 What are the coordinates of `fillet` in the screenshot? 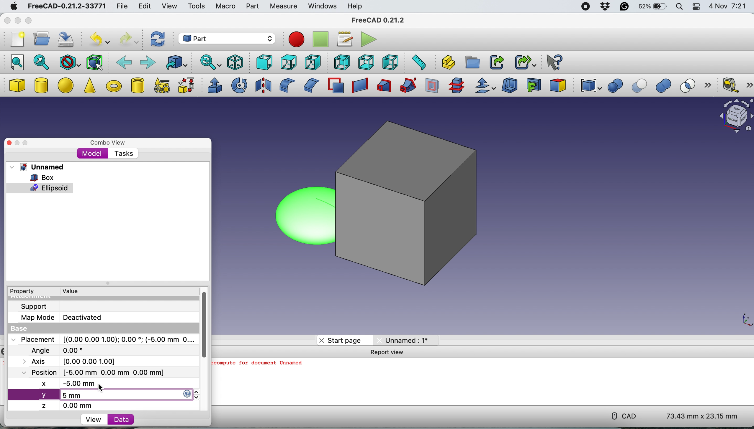 It's located at (285, 85).